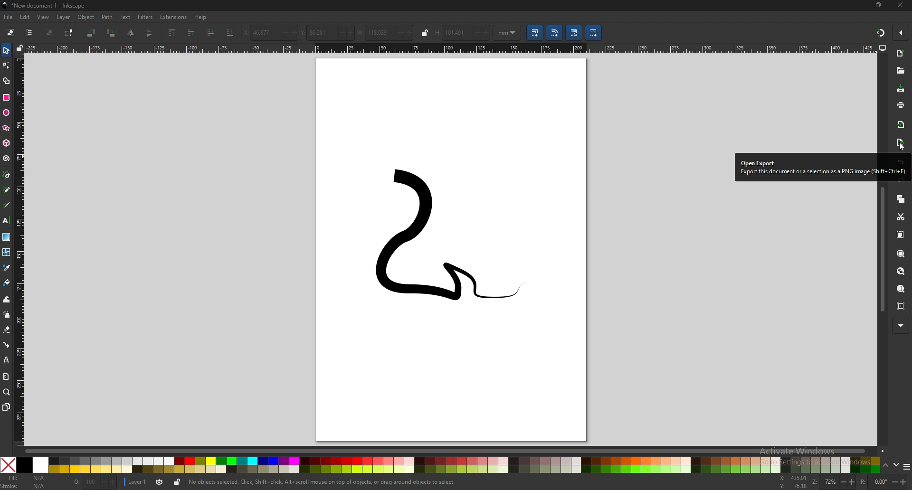  I want to click on copy, so click(901, 198).